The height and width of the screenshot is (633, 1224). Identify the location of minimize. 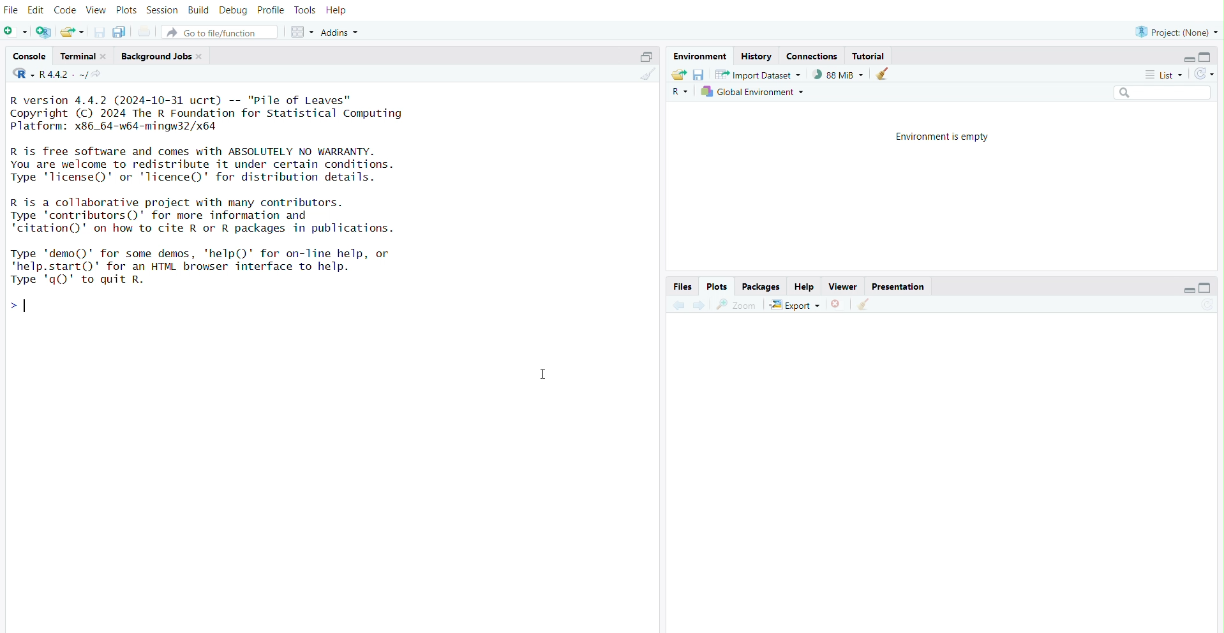
(1183, 57).